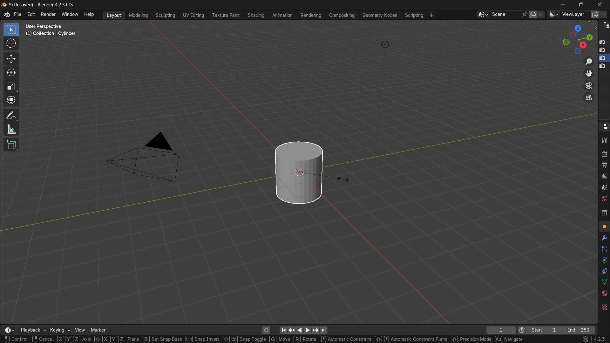 The height and width of the screenshot is (343, 610). What do you see at coordinates (303, 330) in the screenshot?
I see `play animation` at bounding box center [303, 330].